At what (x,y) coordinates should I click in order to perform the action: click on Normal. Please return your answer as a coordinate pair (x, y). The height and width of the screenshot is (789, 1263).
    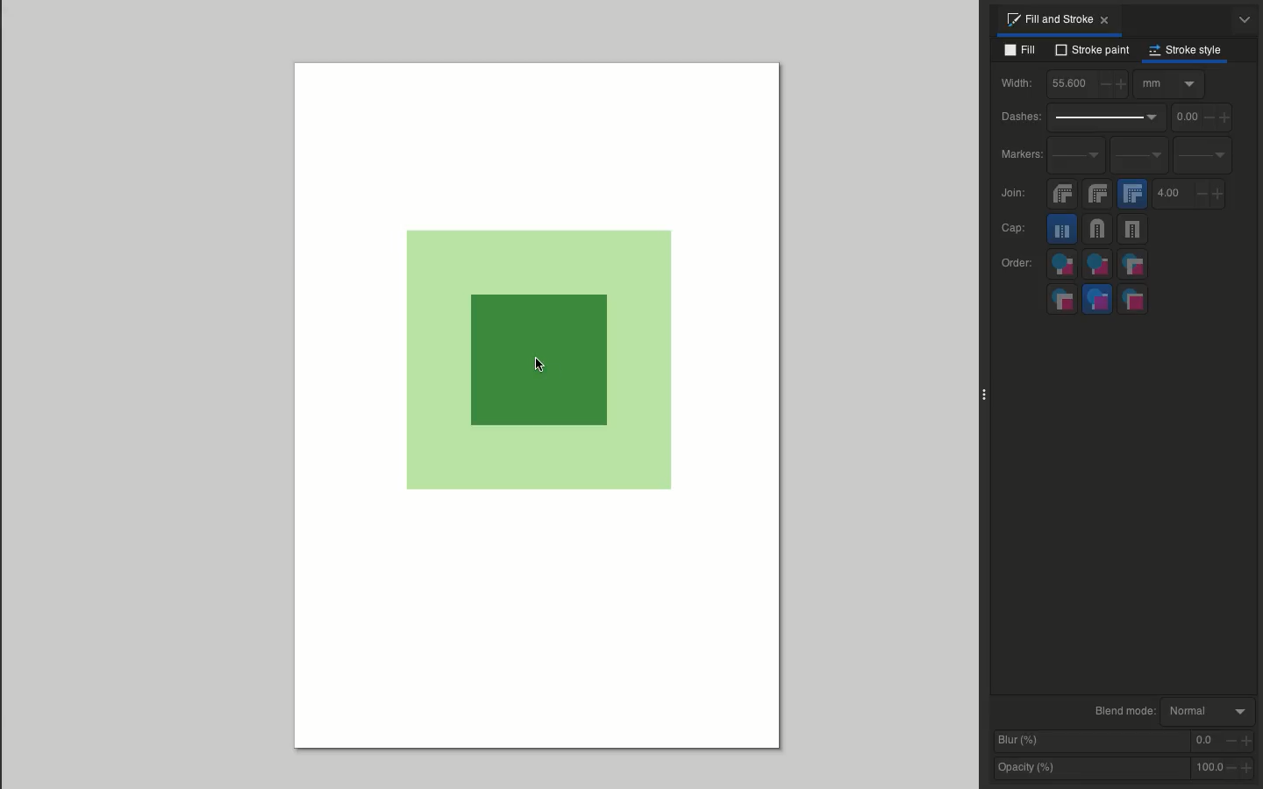
    Looking at the image, I should click on (1207, 711).